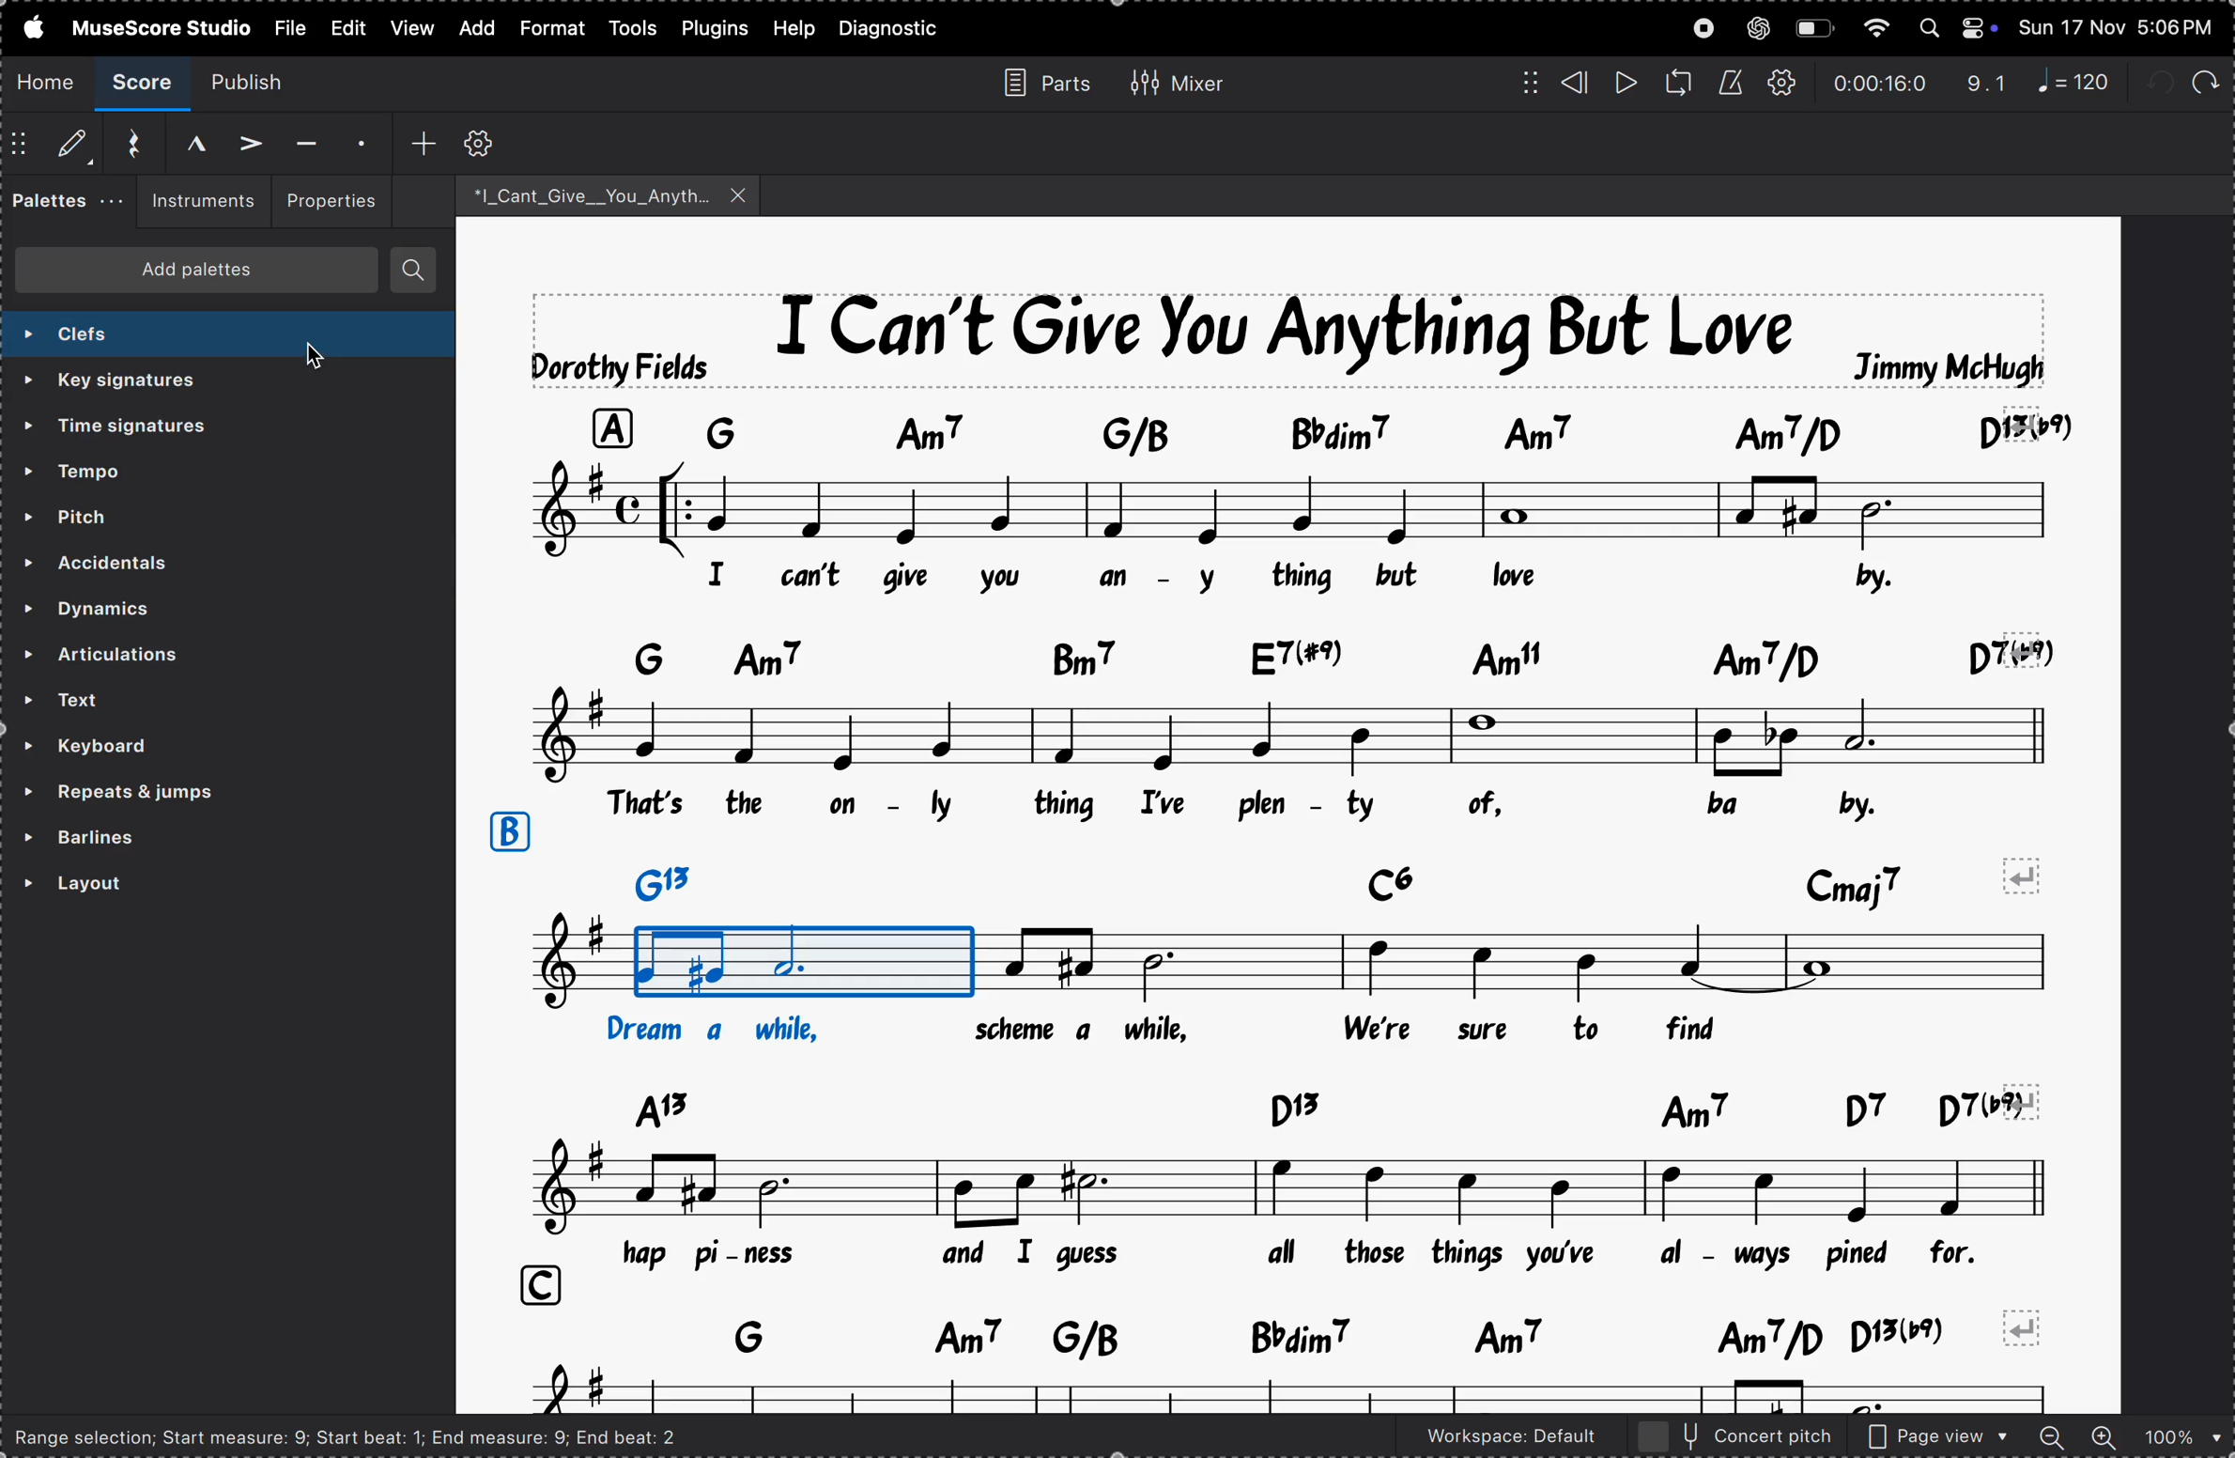 This screenshot has height=1458, width=2235. Describe the element at coordinates (139, 566) in the screenshot. I see `accidents` at that location.